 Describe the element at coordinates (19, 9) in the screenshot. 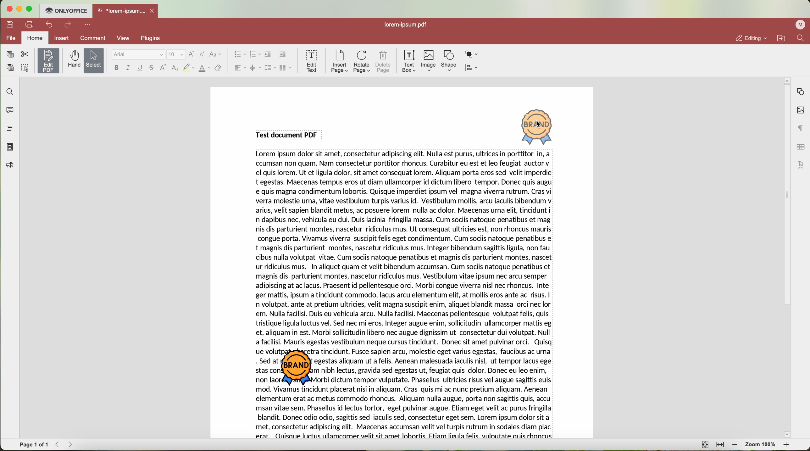

I see `minimize` at that location.